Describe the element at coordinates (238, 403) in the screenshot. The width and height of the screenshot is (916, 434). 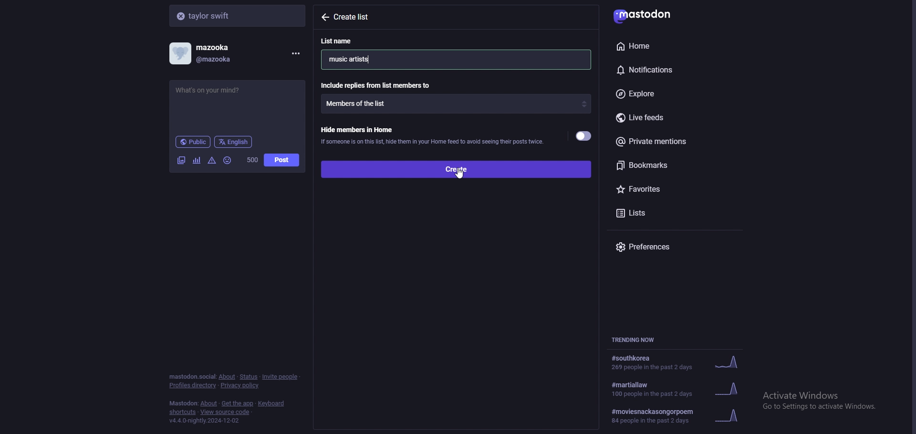
I see `get the app` at that location.